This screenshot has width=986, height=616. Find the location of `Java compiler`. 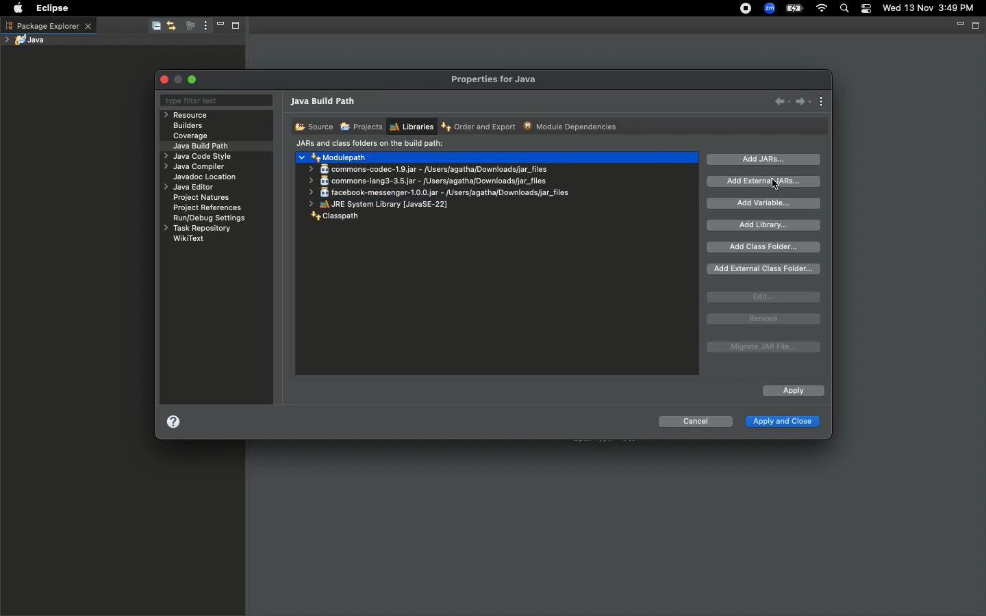

Java compiler is located at coordinates (197, 168).